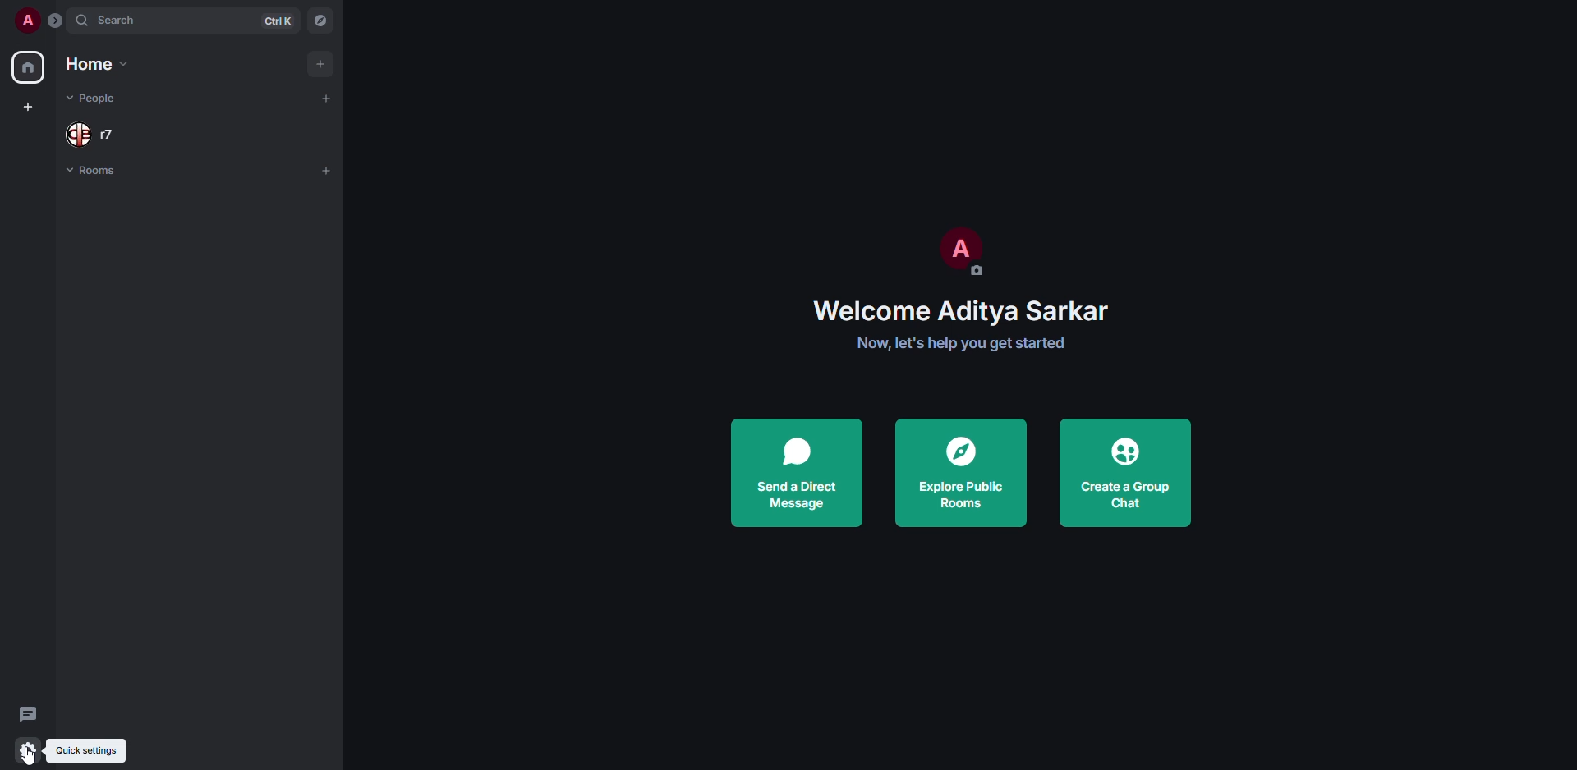 The width and height of the screenshot is (1577, 770). I want to click on people, so click(95, 97).